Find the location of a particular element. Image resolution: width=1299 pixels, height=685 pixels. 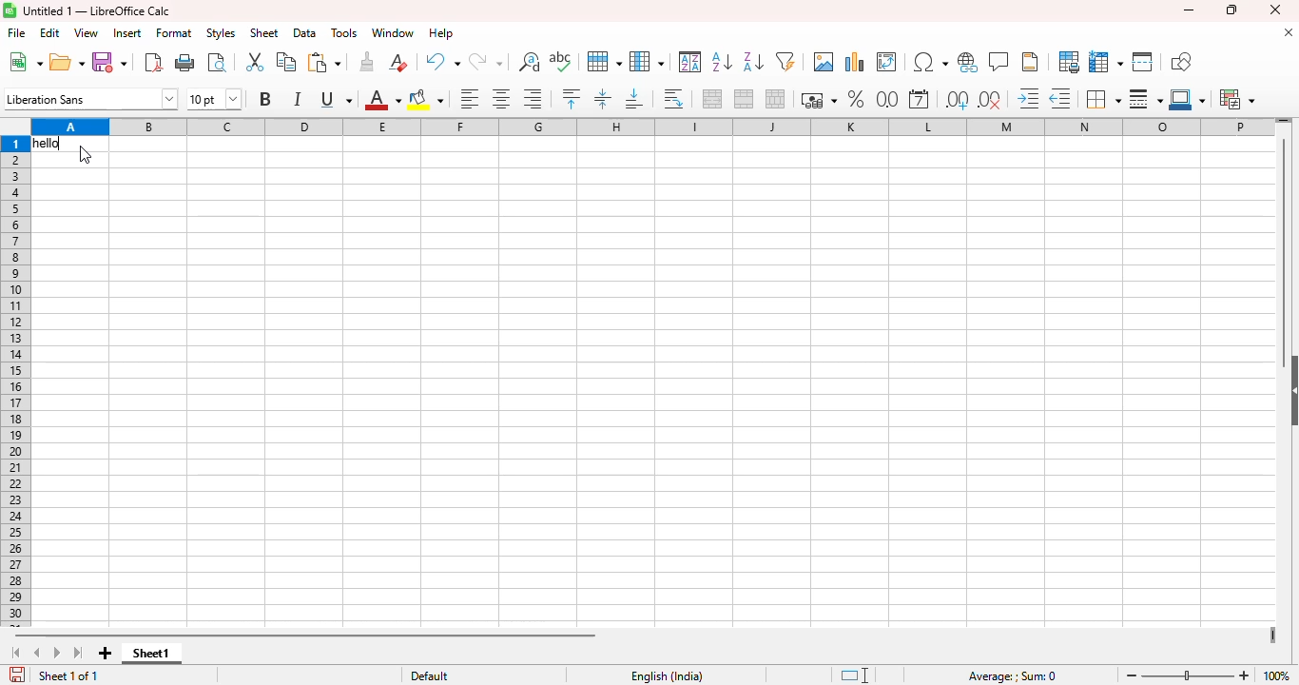

logo is located at coordinates (10, 10).